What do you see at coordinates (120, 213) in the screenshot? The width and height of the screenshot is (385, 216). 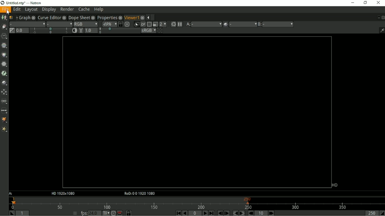 I see `Behaviour` at bounding box center [120, 213].